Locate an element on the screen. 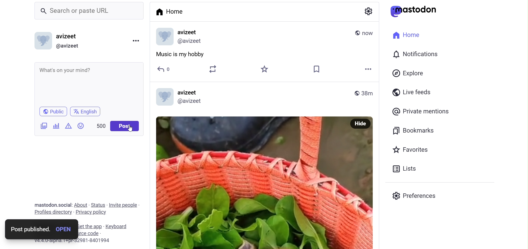 The image size is (528, 249). Mastodon is located at coordinates (414, 11).